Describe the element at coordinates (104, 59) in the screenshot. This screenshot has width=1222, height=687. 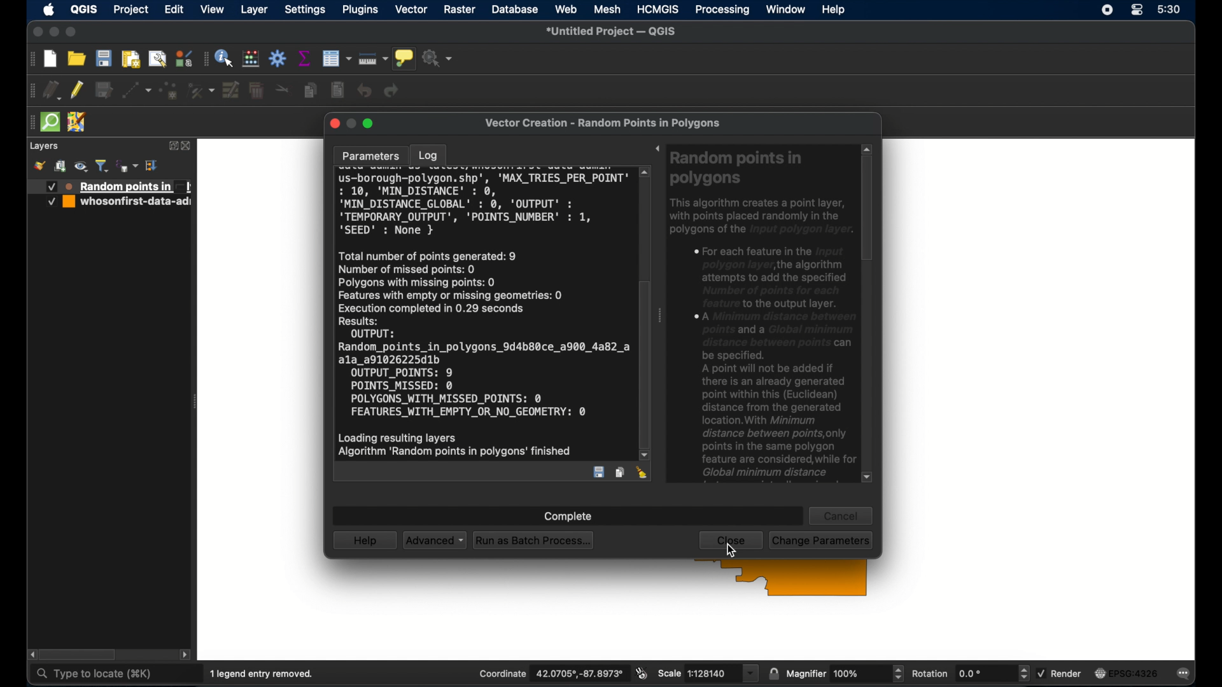
I see `save project` at that location.